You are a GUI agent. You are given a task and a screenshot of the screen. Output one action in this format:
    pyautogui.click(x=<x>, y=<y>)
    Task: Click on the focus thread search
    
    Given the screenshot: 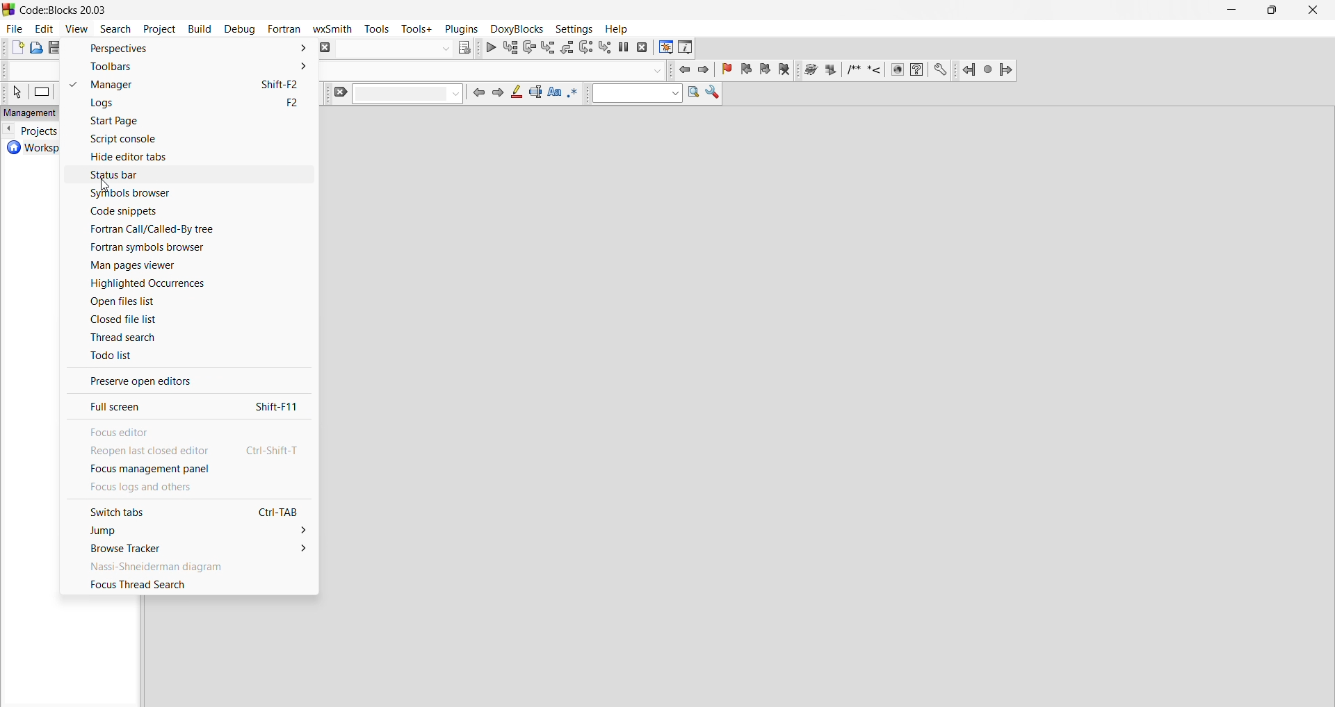 What is the action you would take?
    pyautogui.click(x=190, y=585)
    